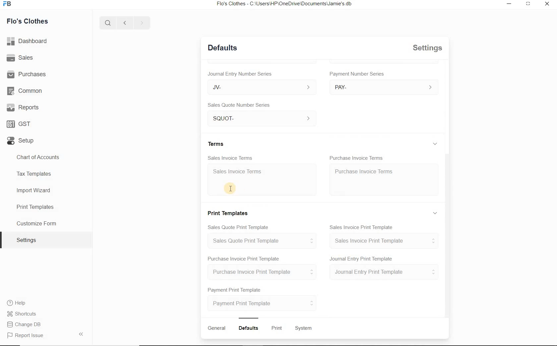  I want to click on Sales, so click(20, 57).